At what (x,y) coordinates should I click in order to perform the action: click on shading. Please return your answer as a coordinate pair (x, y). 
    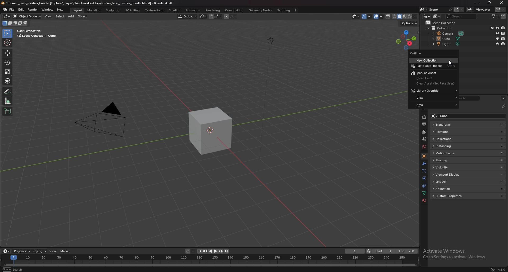
    Looking at the image, I should click on (451, 160).